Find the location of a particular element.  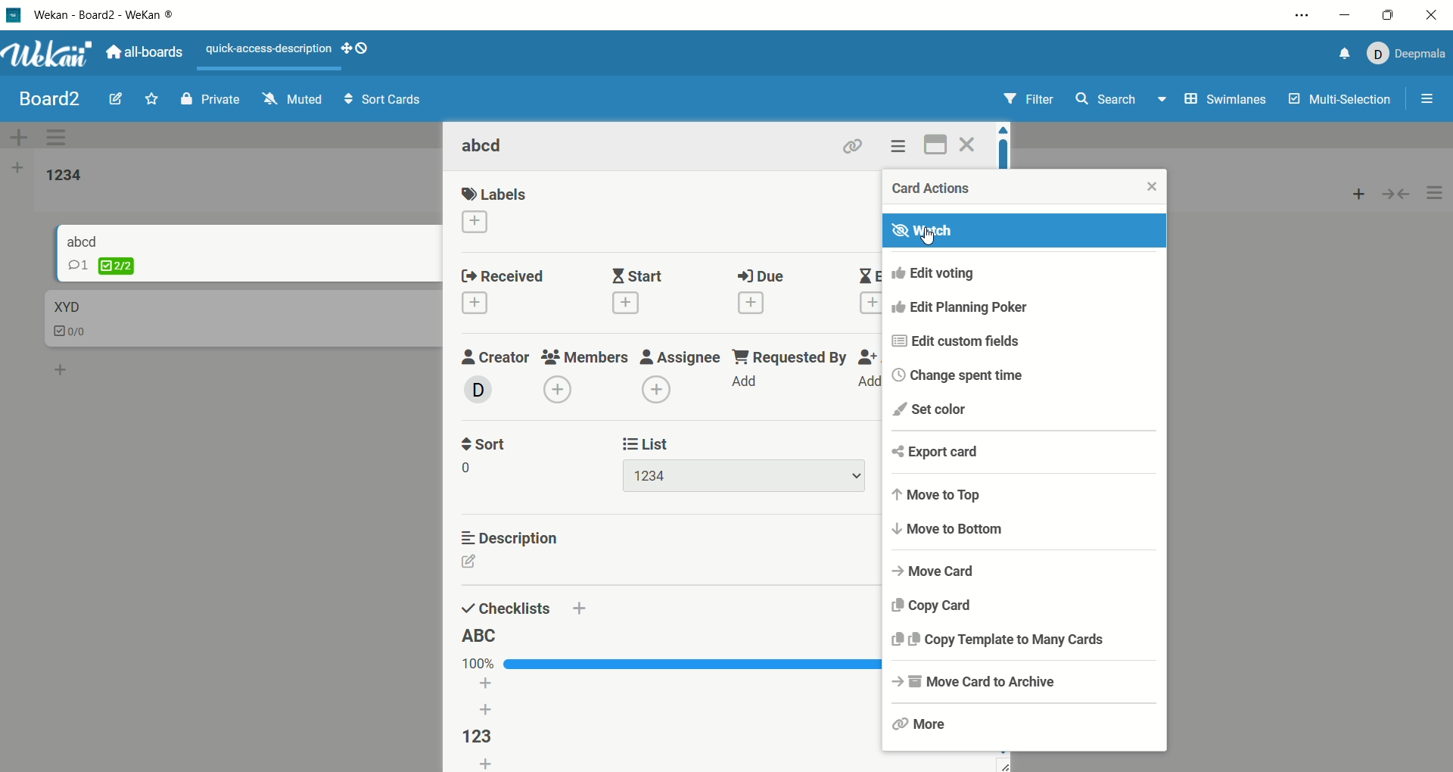

due is located at coordinates (761, 294).